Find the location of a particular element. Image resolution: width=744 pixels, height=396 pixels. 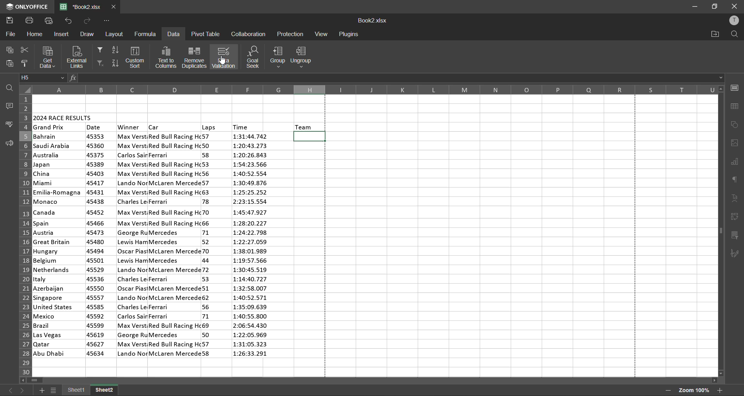

winner is located at coordinates (129, 127).